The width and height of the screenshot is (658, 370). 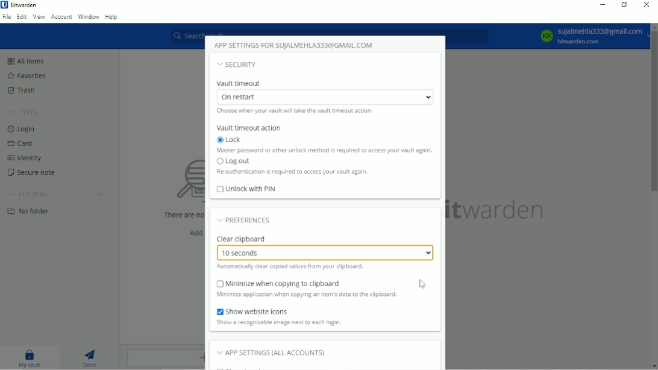 What do you see at coordinates (252, 312) in the screenshot?
I see `Show website icons` at bounding box center [252, 312].